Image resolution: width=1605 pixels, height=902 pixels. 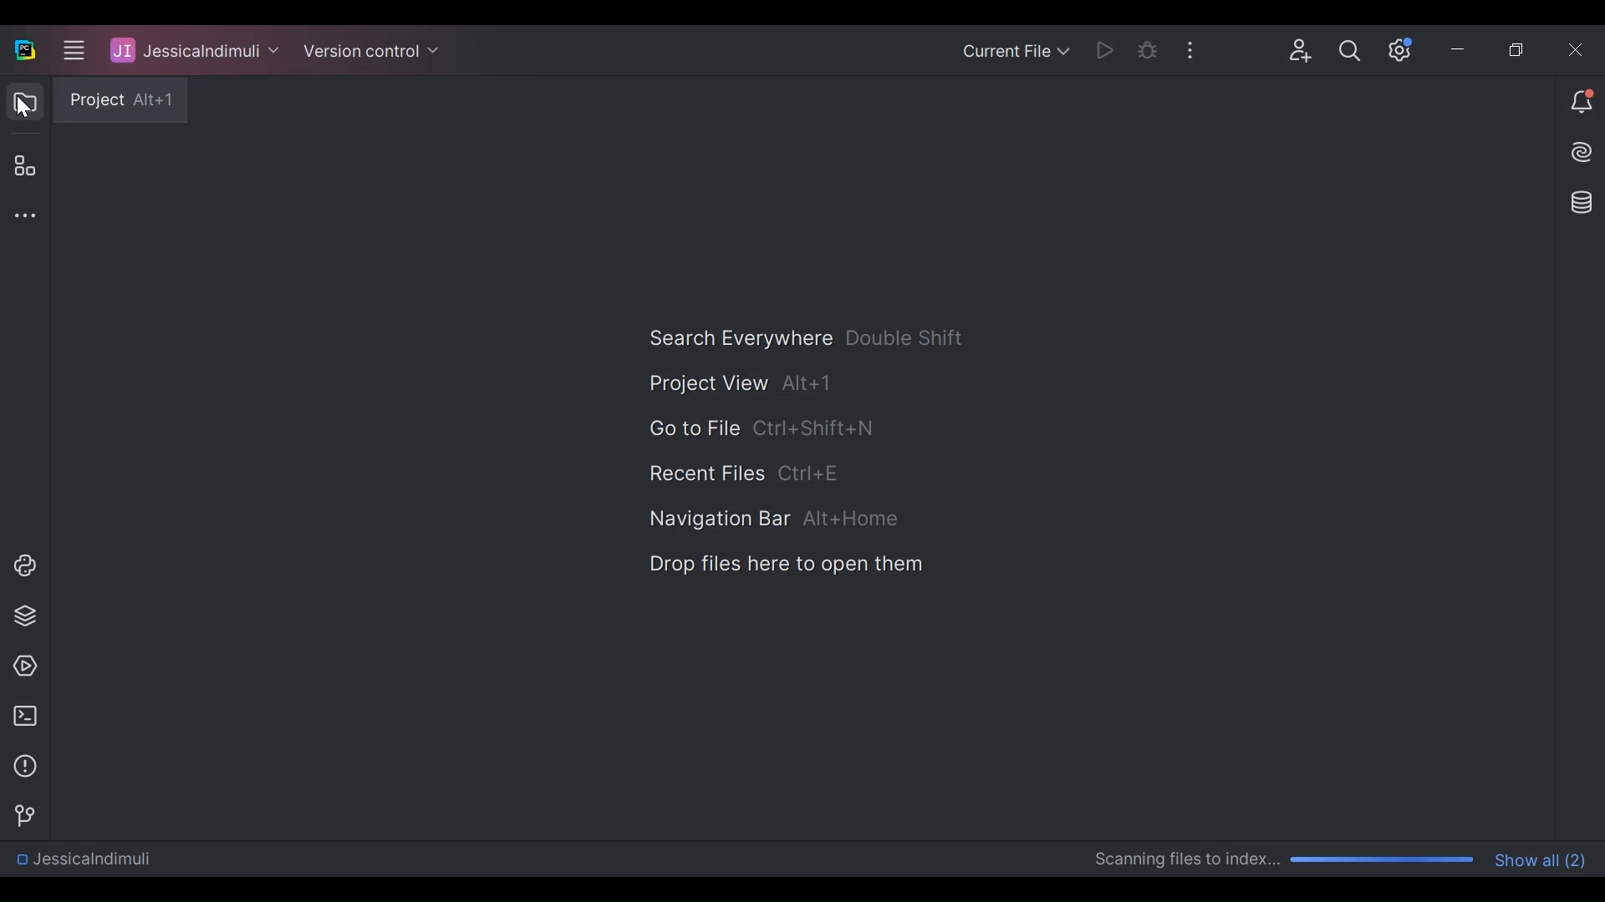 I want to click on Project View, so click(x=24, y=104).